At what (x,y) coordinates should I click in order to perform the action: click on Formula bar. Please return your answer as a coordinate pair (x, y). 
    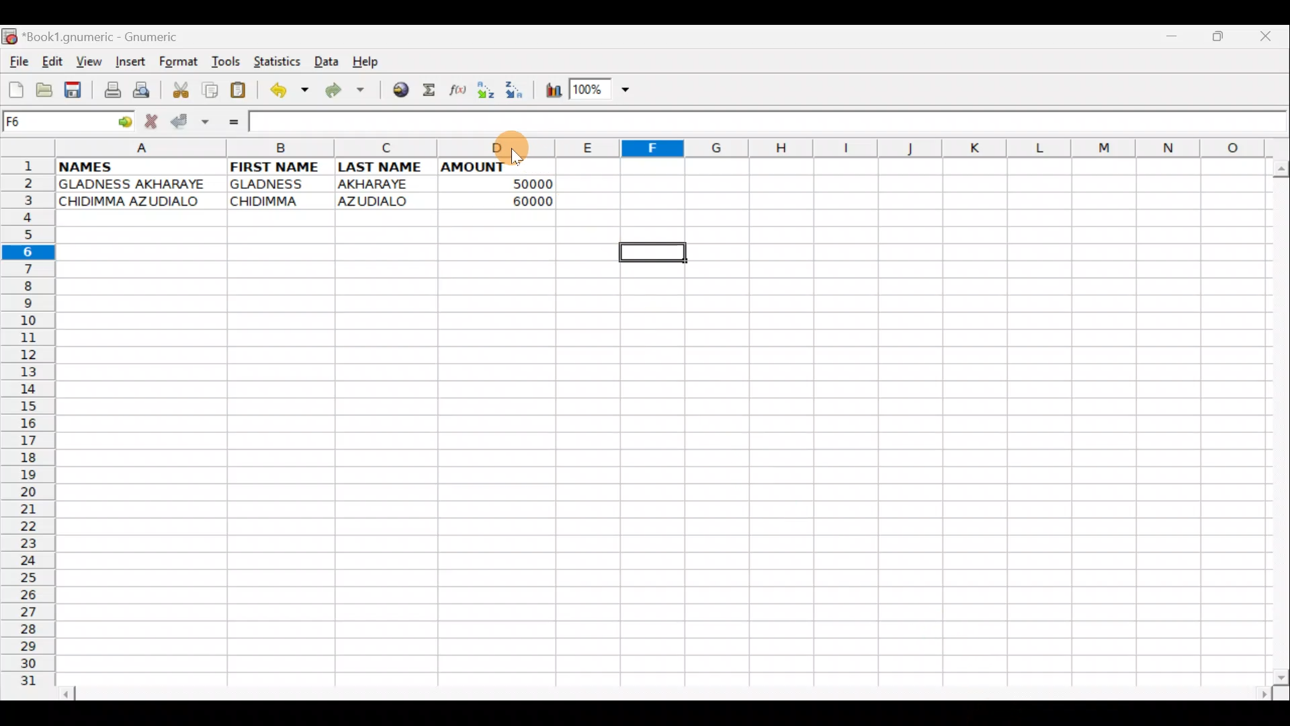
    Looking at the image, I should click on (773, 122).